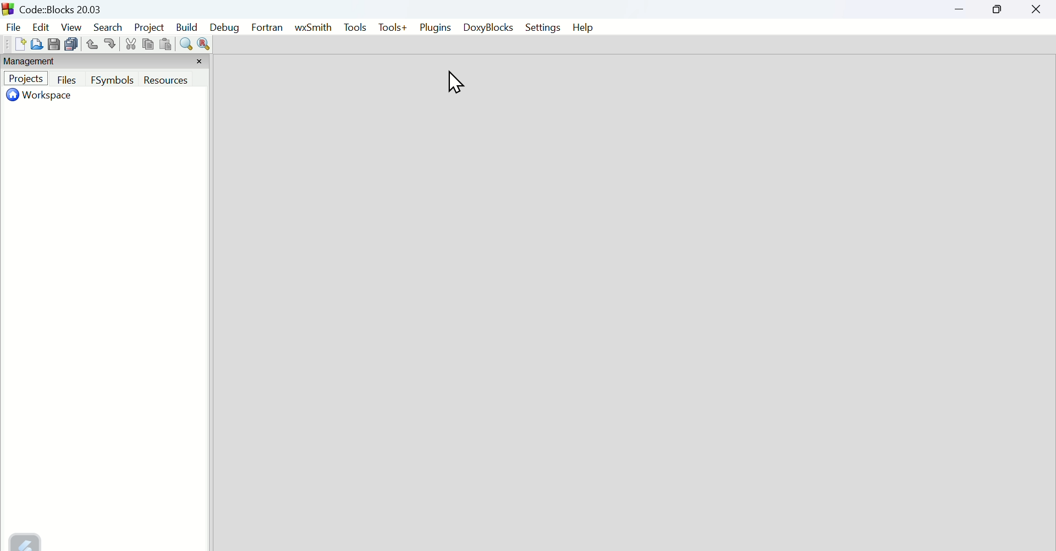 This screenshot has width=1056, height=551. I want to click on Wx Smith, so click(312, 28).